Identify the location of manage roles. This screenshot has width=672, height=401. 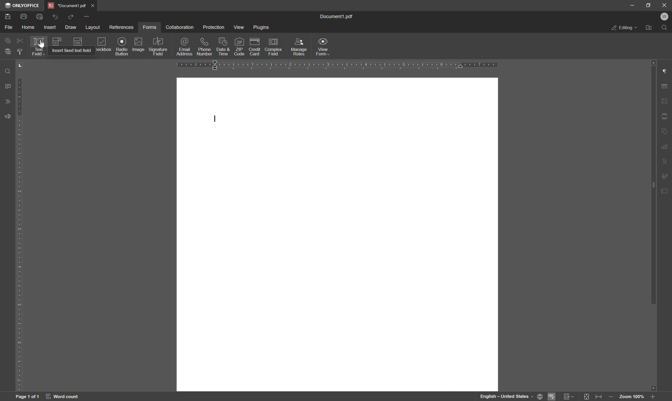
(300, 46).